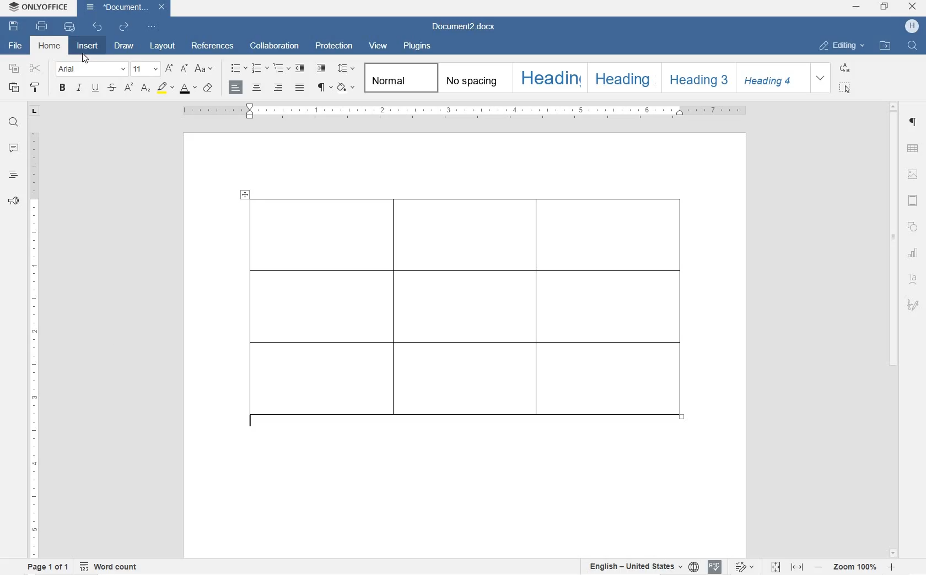 This screenshot has width=926, height=575. Describe the element at coordinates (236, 88) in the screenshot. I see `align left` at that location.